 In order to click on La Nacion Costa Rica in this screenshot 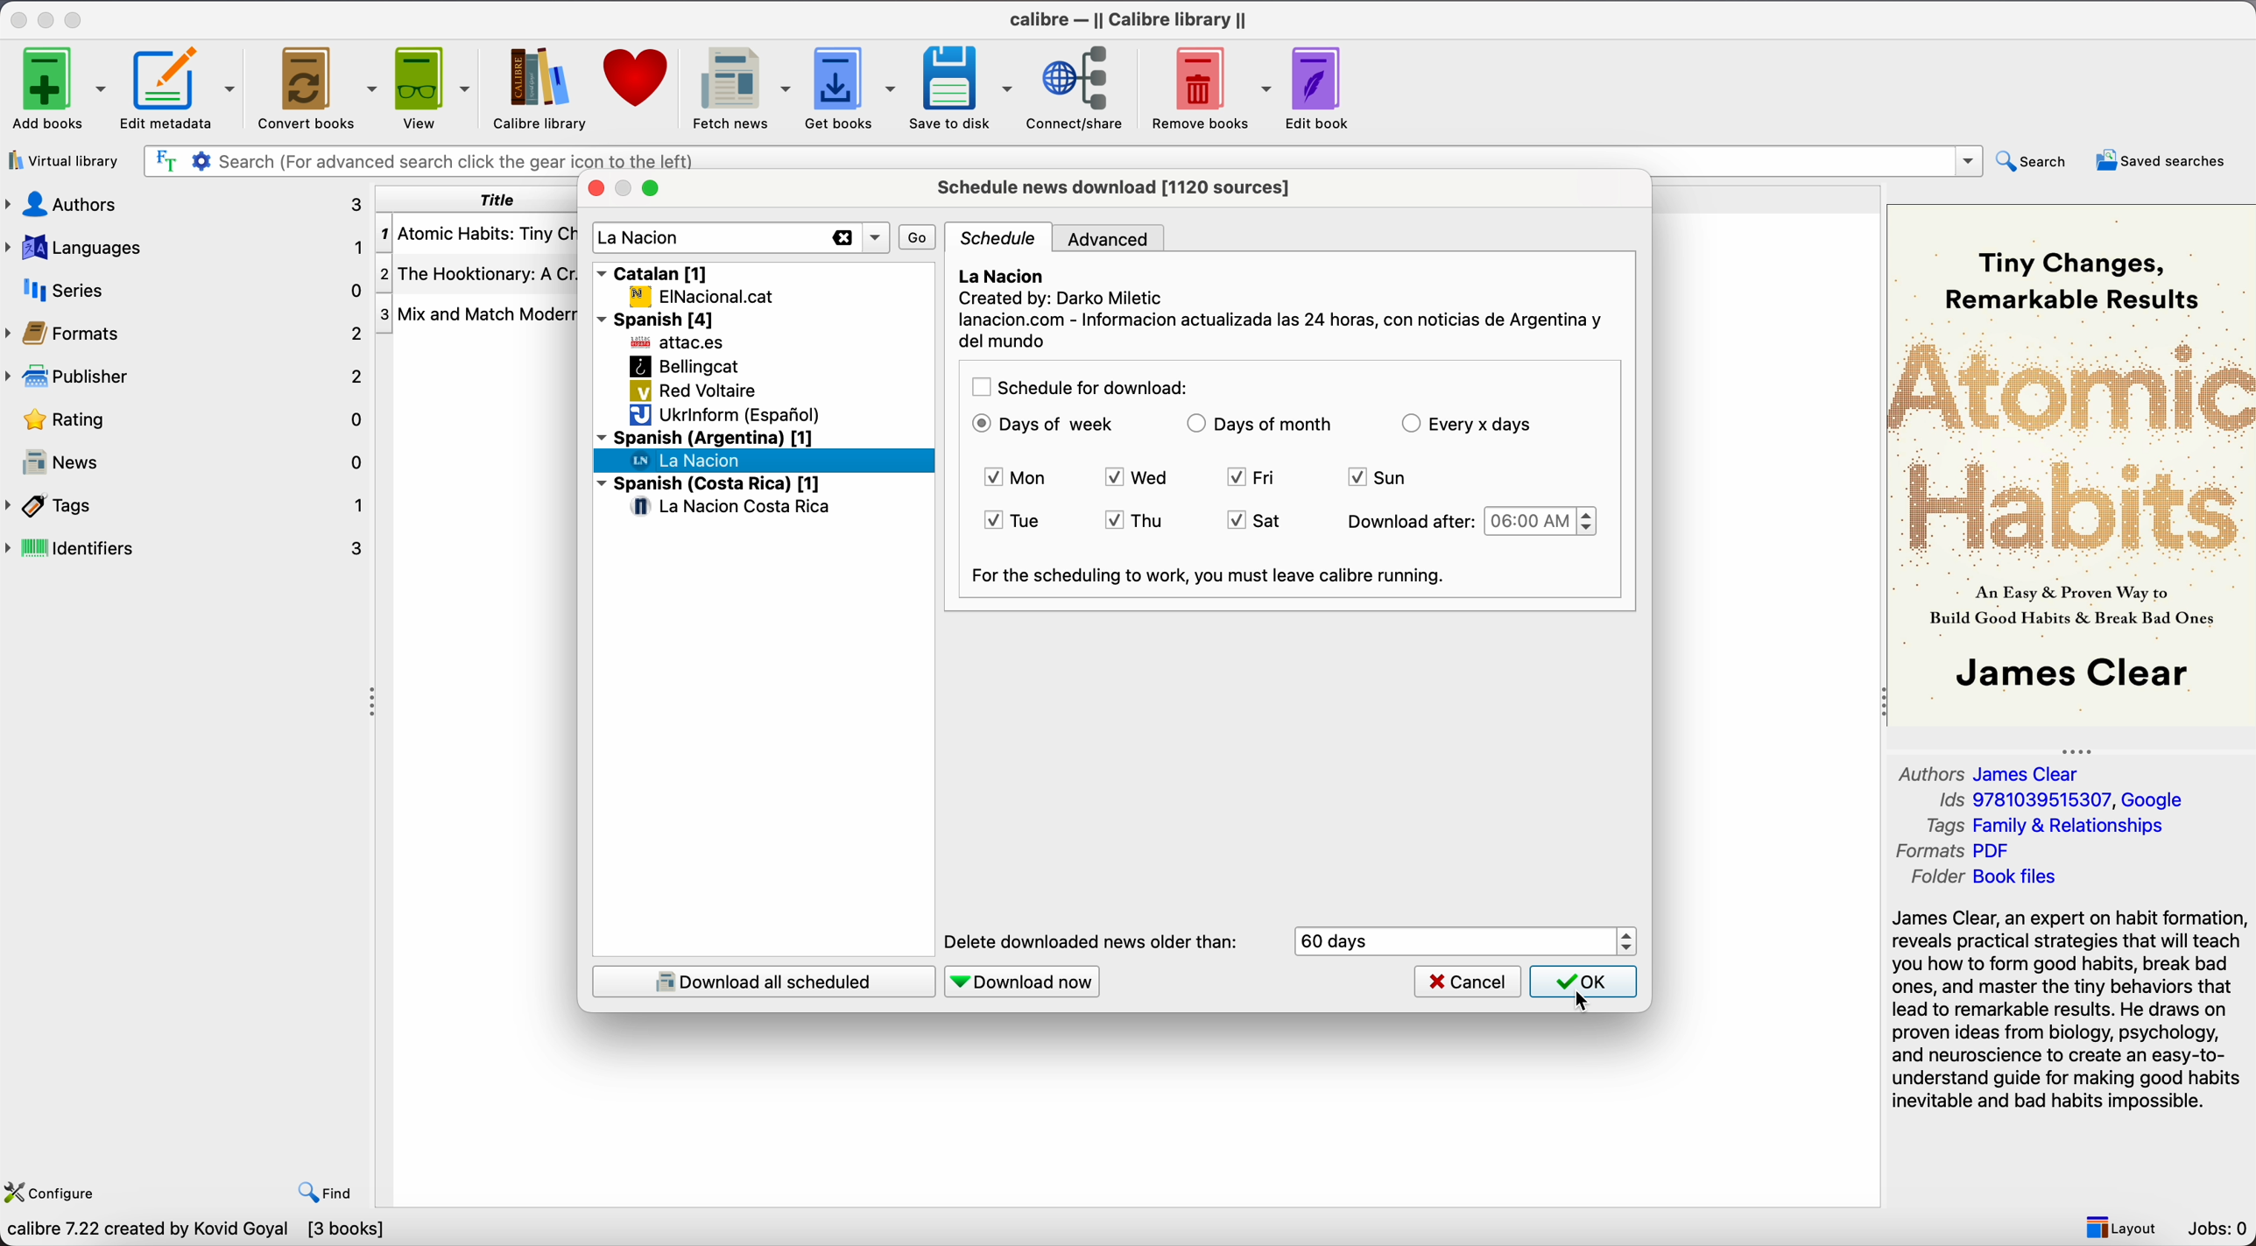, I will do `click(733, 508)`.